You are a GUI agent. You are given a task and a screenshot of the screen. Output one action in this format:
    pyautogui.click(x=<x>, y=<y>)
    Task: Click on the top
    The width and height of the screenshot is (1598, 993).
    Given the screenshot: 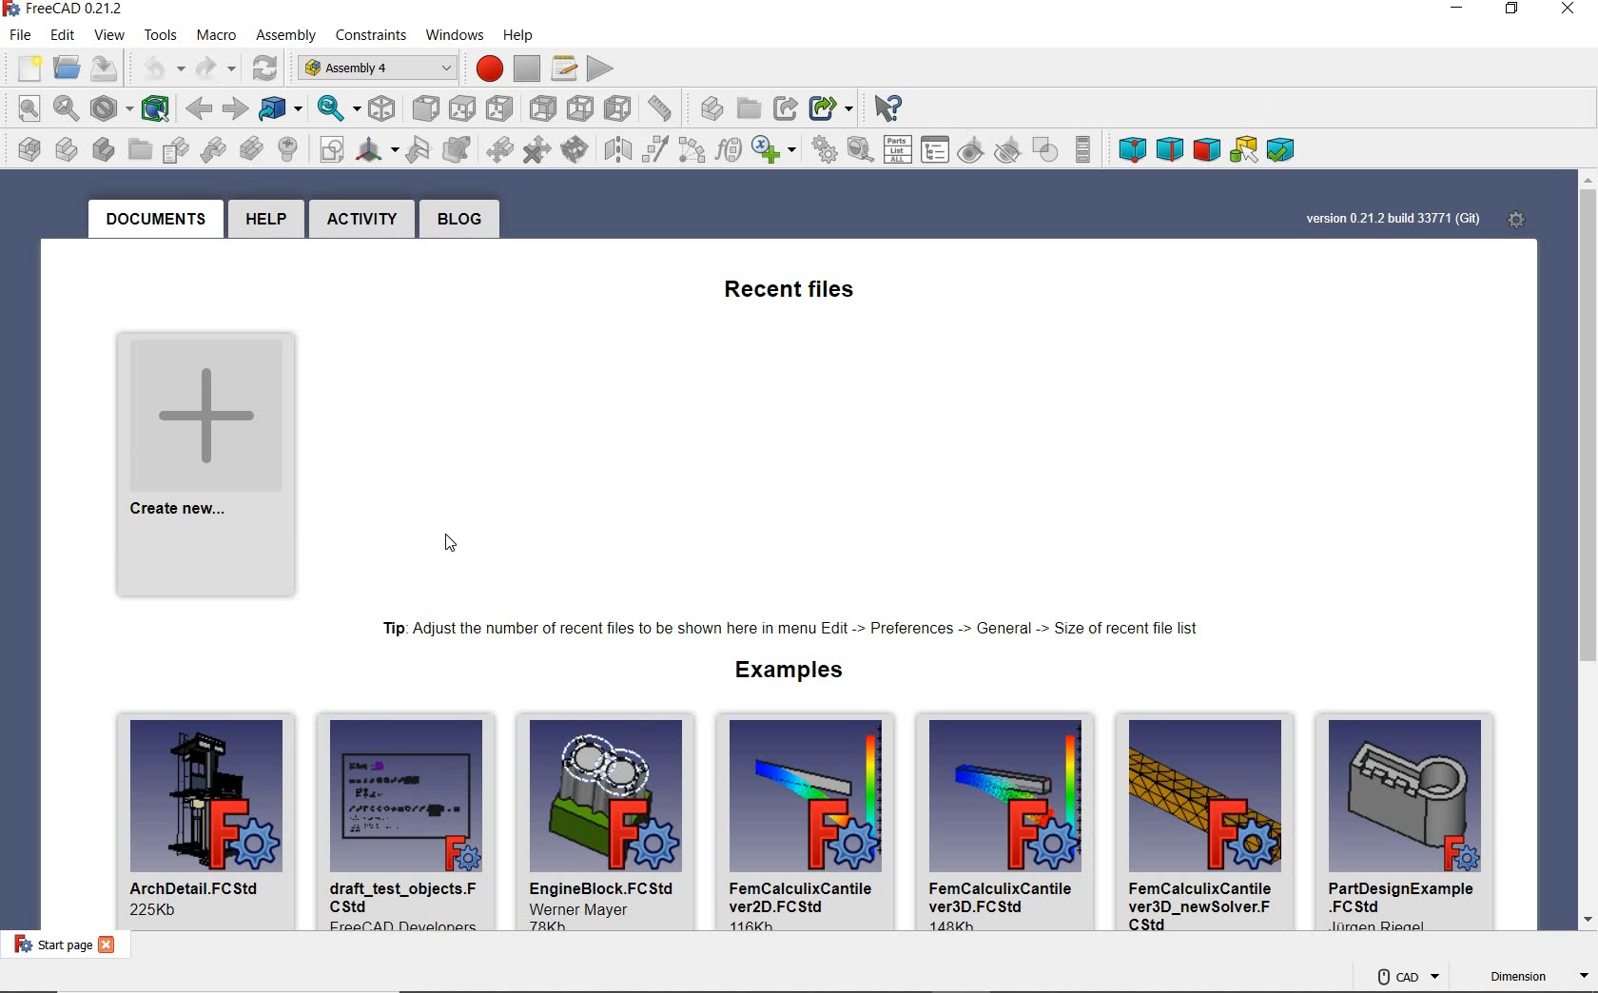 What is the action you would take?
    pyautogui.click(x=464, y=108)
    